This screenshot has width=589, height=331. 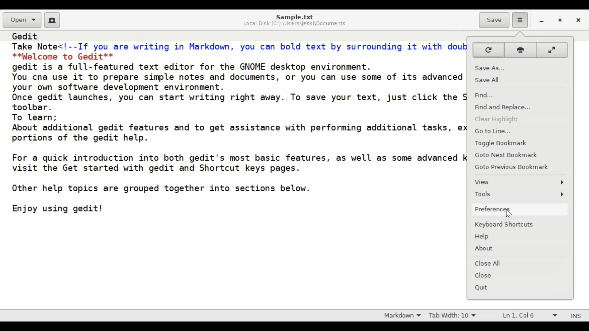 What do you see at coordinates (494, 20) in the screenshot?
I see `Save` at bounding box center [494, 20].